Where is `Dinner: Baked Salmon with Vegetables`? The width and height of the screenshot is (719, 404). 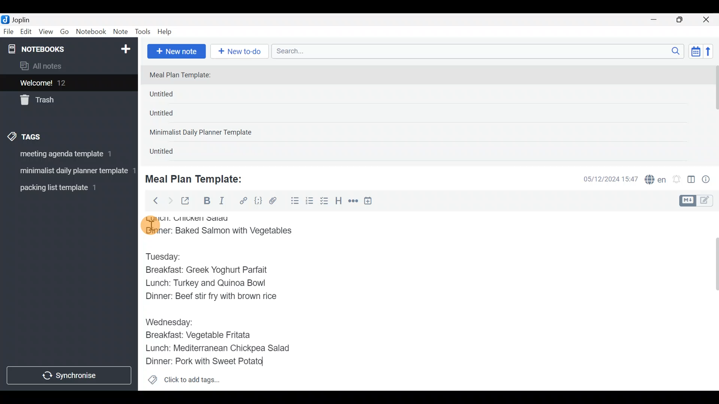
Dinner: Baked Salmon with Vegetables is located at coordinates (223, 232).